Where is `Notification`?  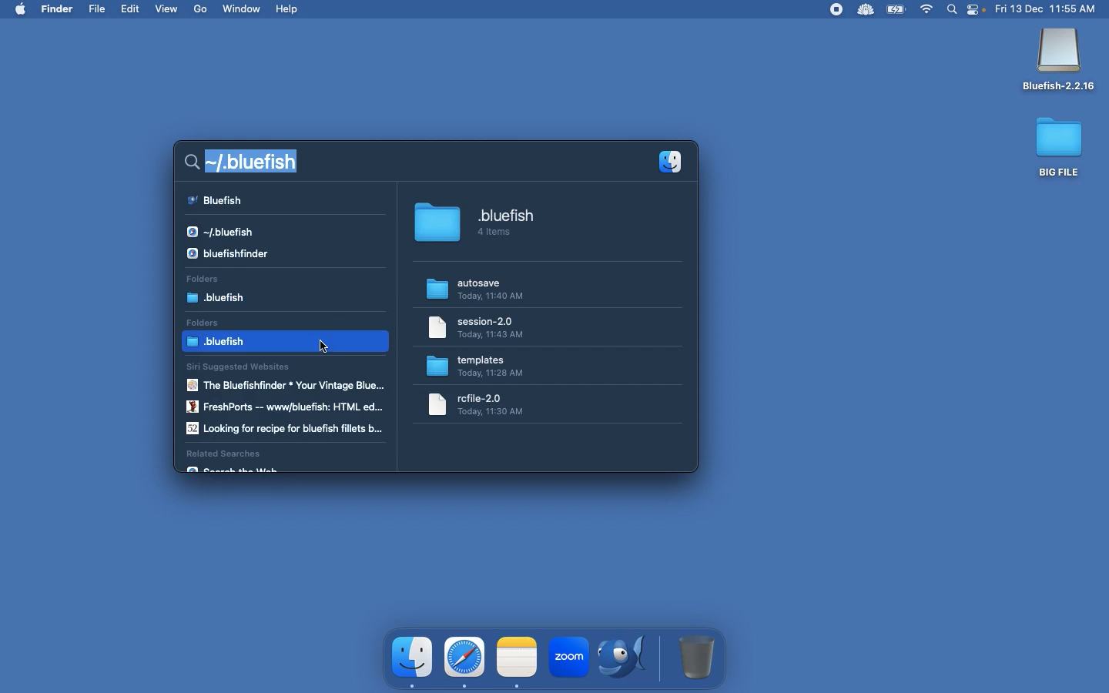 Notification is located at coordinates (977, 11).